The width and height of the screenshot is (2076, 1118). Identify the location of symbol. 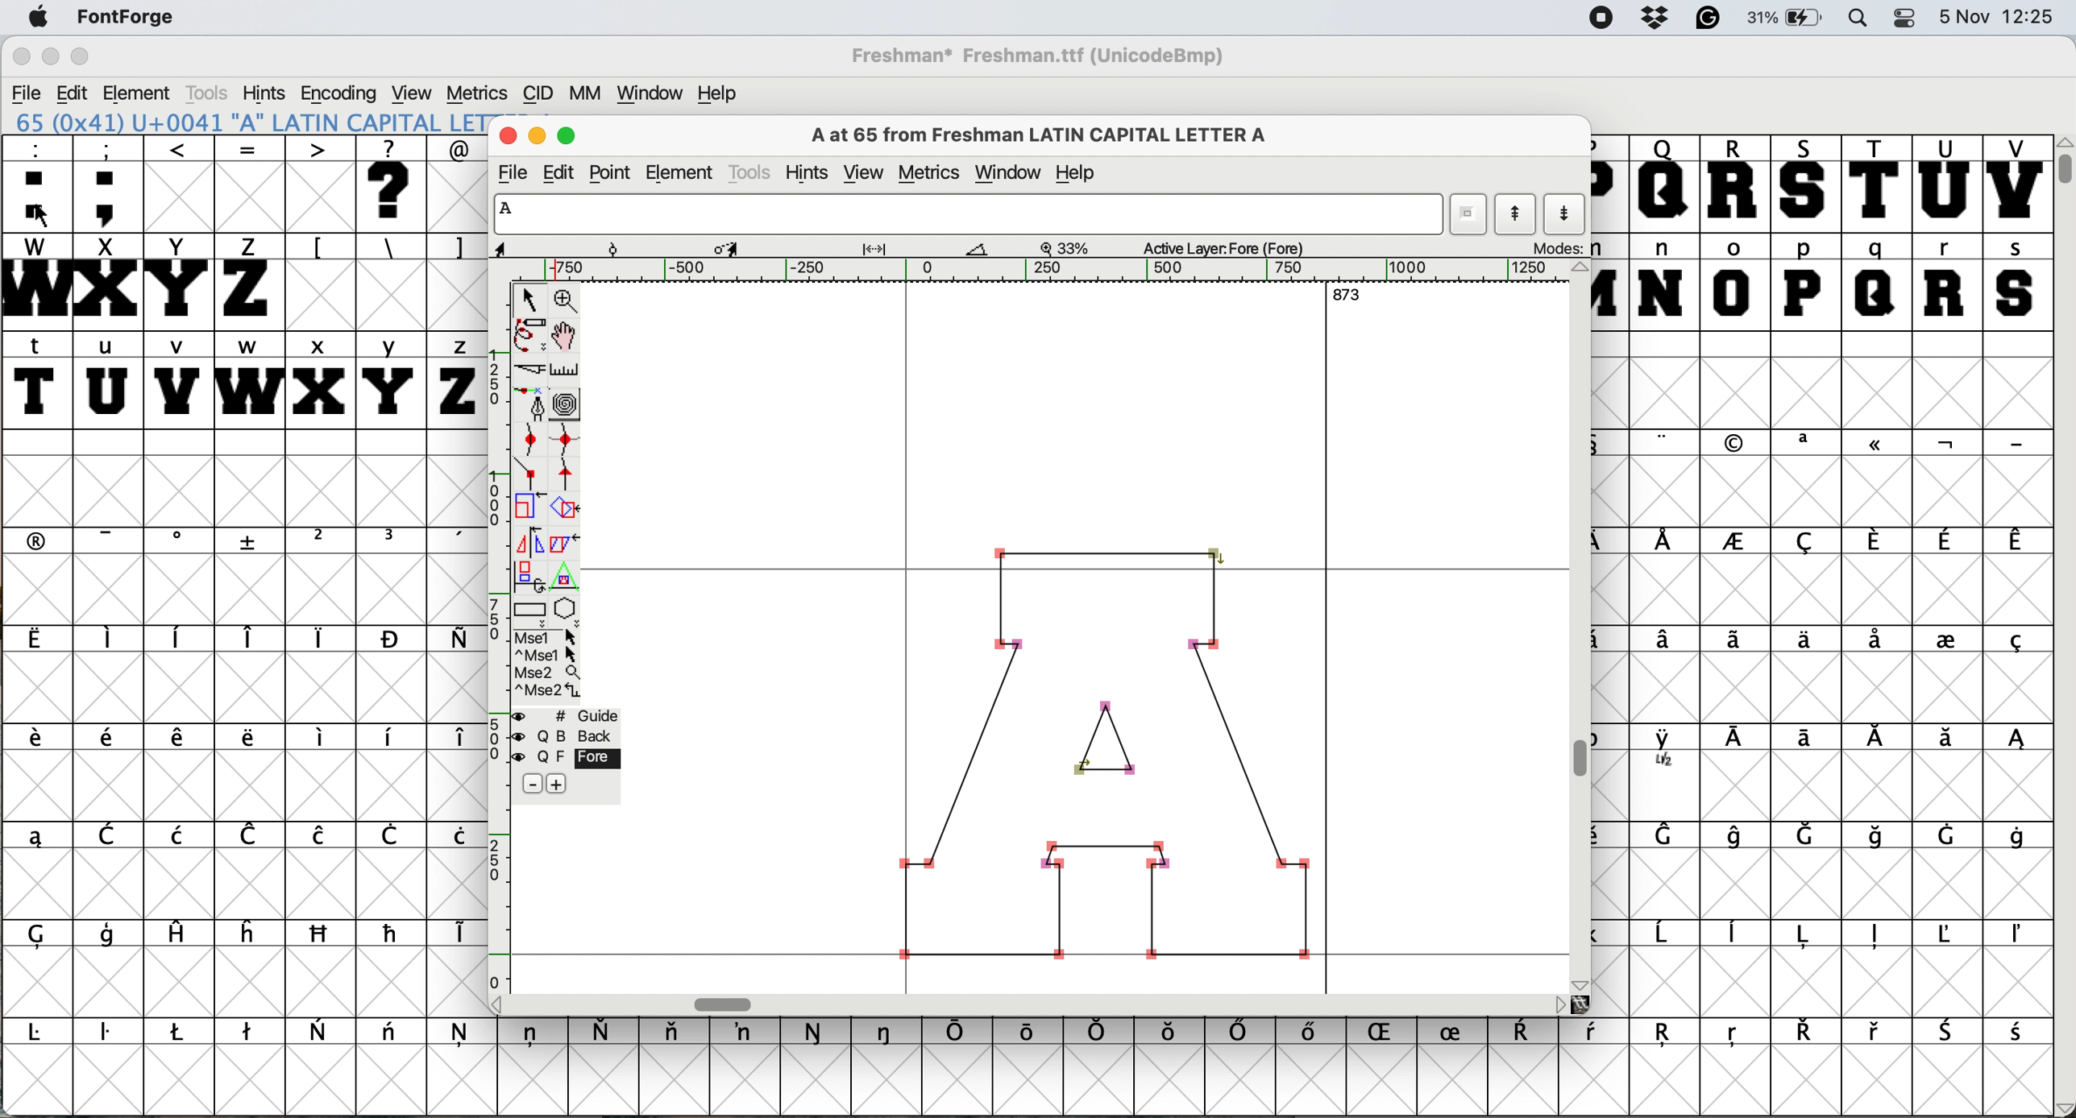
(1877, 641).